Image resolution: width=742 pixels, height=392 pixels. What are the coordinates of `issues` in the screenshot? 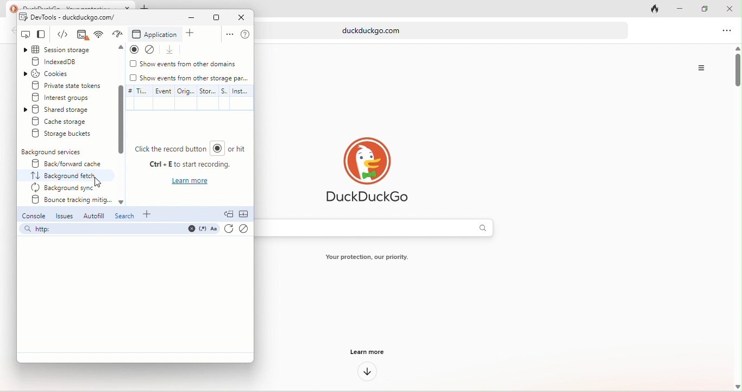 It's located at (65, 217).